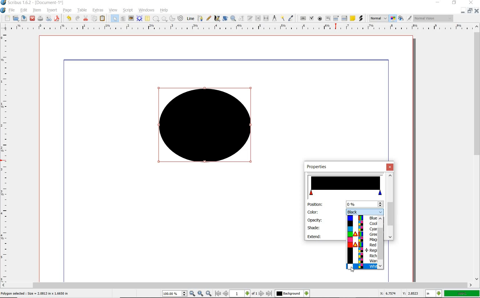 The image size is (480, 298). Describe the element at coordinates (172, 19) in the screenshot. I see `ARC` at that location.